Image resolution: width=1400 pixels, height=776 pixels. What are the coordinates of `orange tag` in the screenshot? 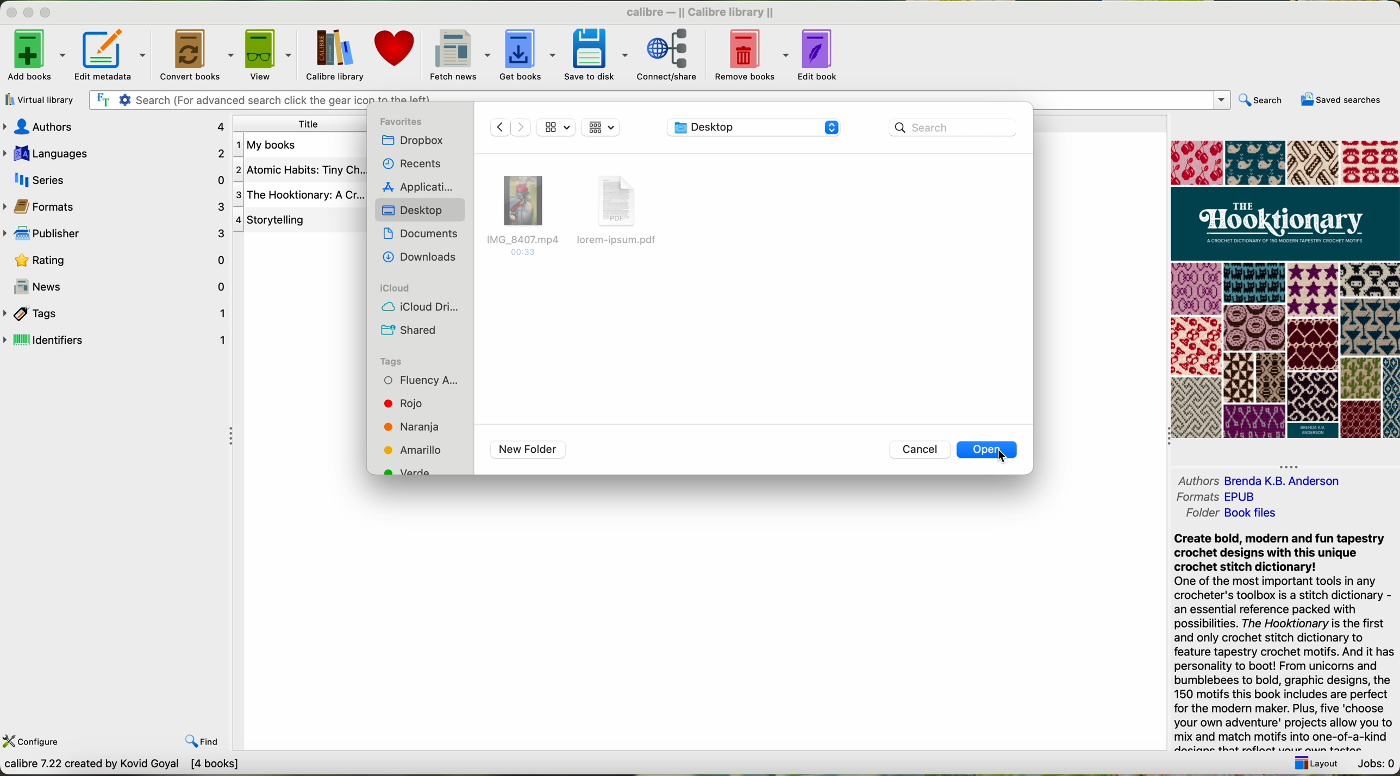 It's located at (411, 428).